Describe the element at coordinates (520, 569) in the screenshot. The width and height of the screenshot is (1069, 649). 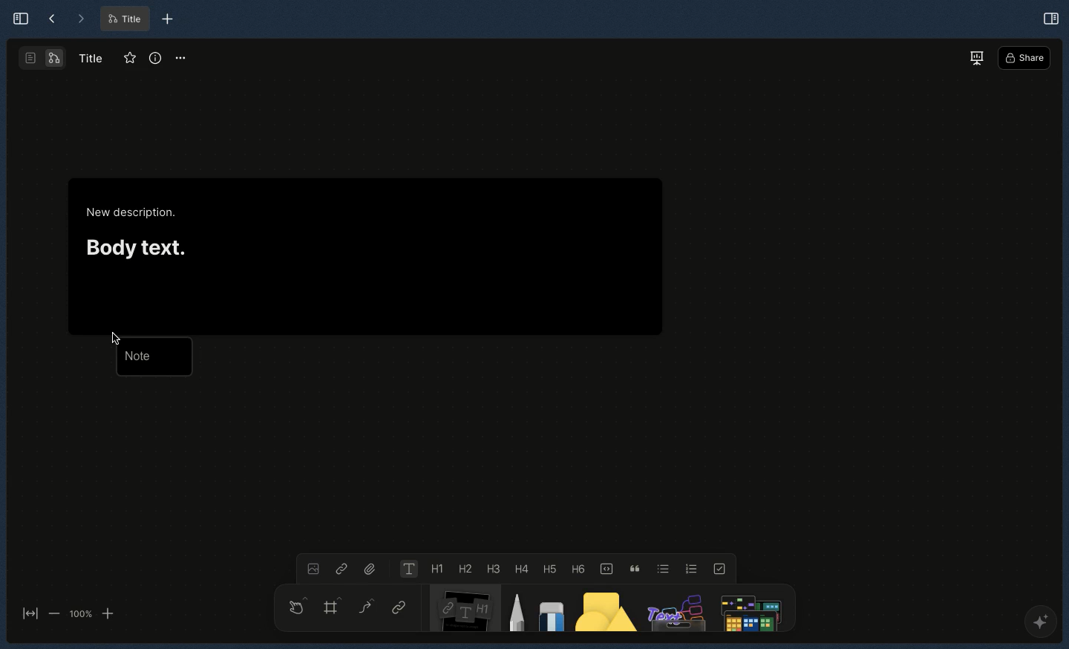
I see `Heading 4` at that location.